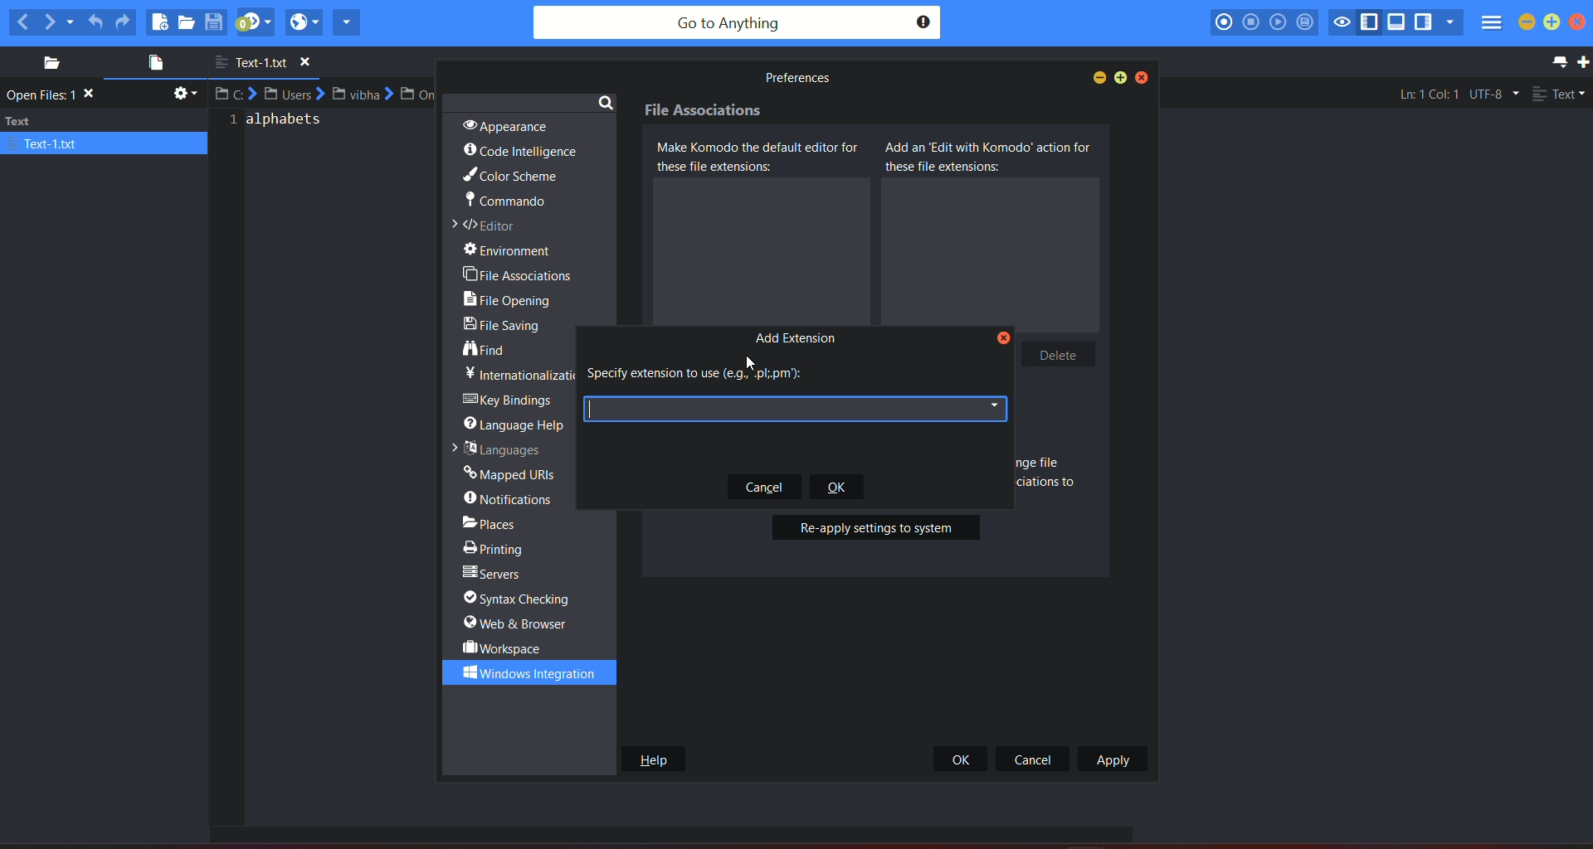  Describe the element at coordinates (1582, 23) in the screenshot. I see `close` at that location.